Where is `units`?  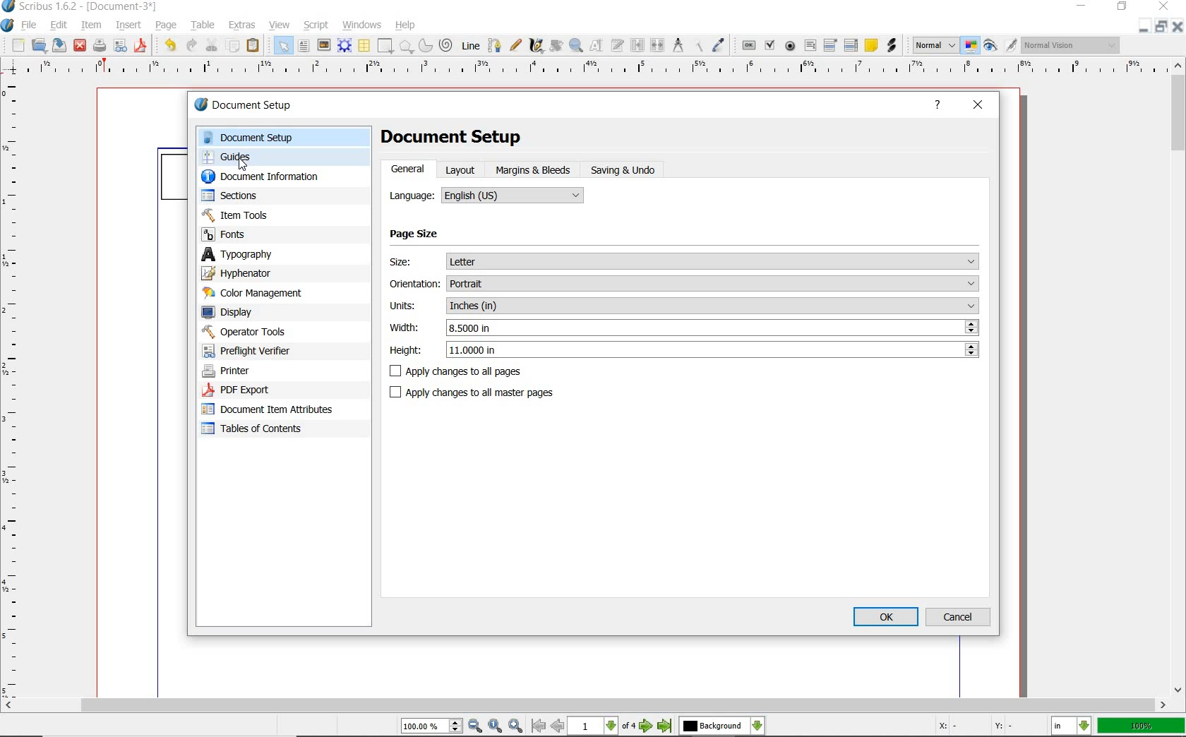
units is located at coordinates (714, 306).